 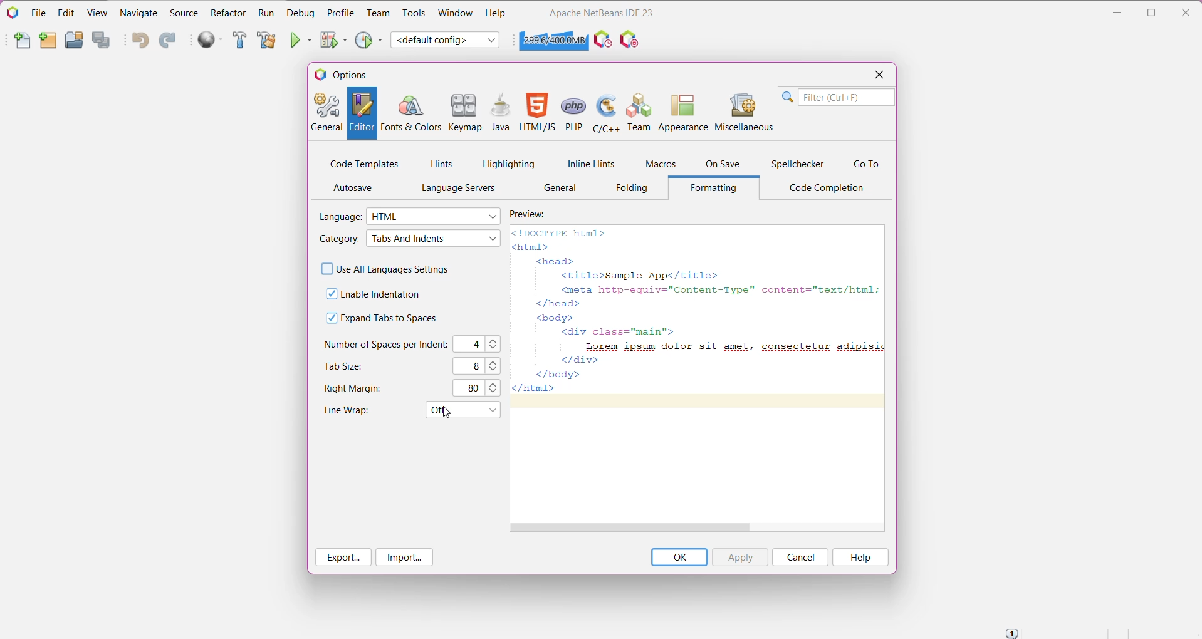 What do you see at coordinates (302, 39) in the screenshot?
I see `Run Project` at bounding box center [302, 39].